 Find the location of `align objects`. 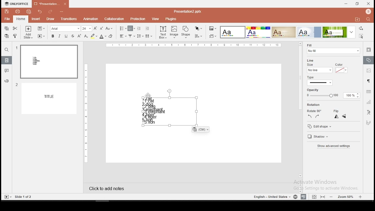

align objects is located at coordinates (198, 36).